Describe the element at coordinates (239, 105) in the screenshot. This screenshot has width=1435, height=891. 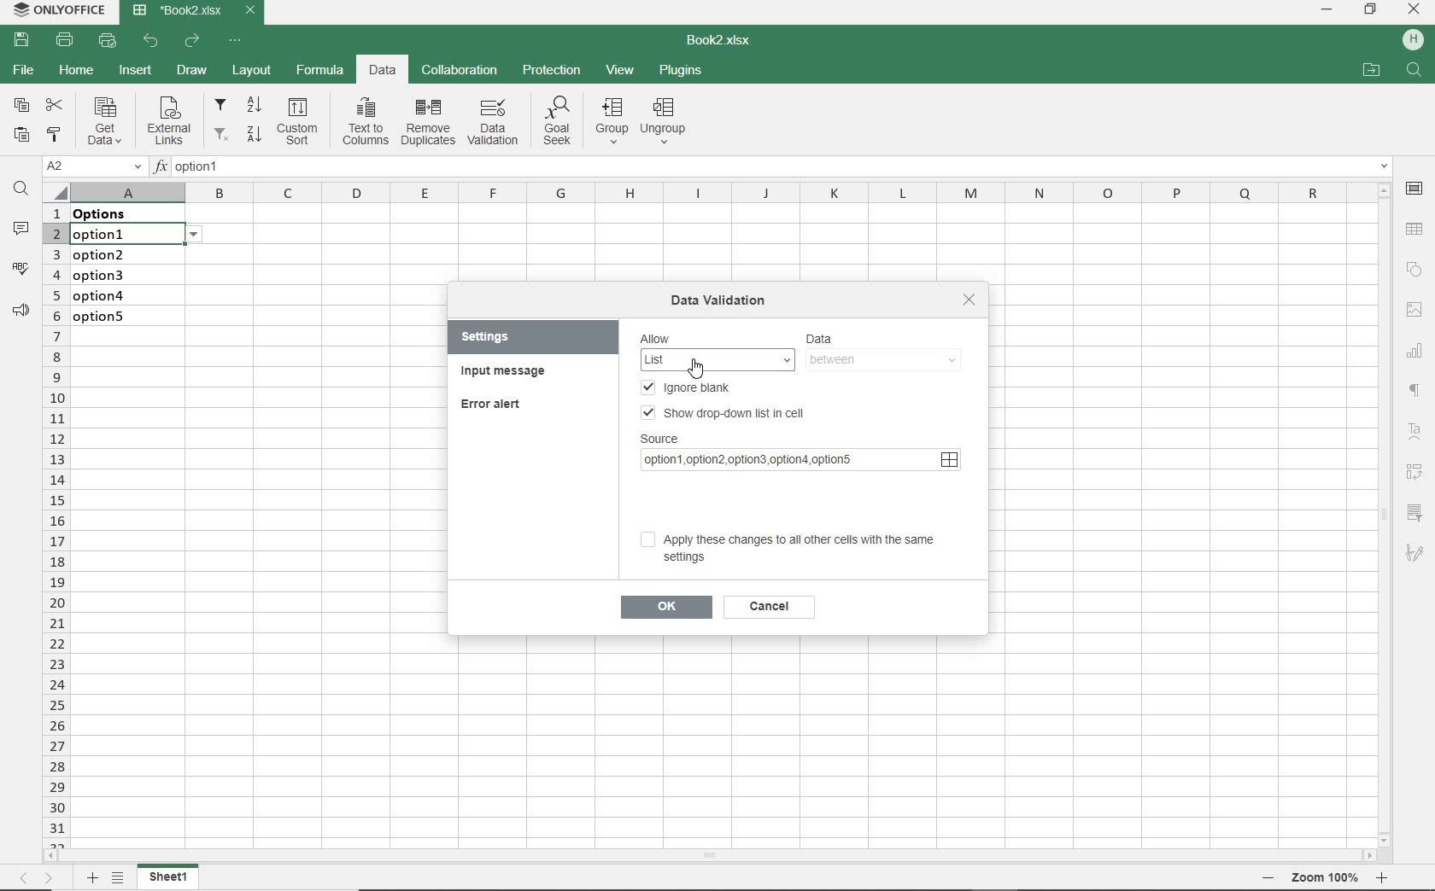
I see `filter from A to Z` at that location.